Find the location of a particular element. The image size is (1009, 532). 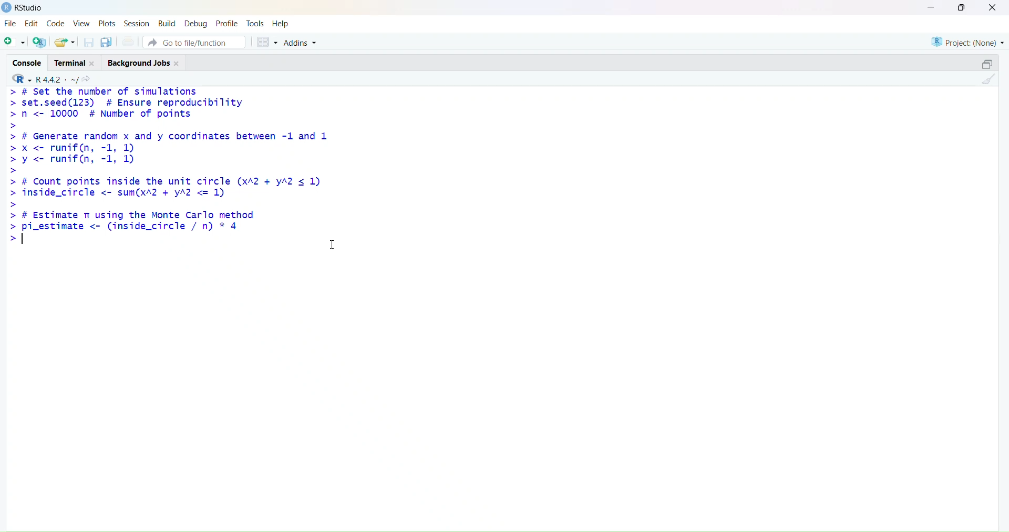

Terminal is located at coordinates (75, 63).